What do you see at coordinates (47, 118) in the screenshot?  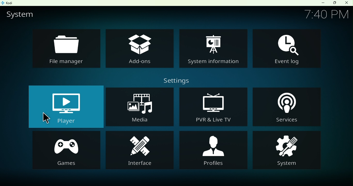 I see `cursor` at bounding box center [47, 118].